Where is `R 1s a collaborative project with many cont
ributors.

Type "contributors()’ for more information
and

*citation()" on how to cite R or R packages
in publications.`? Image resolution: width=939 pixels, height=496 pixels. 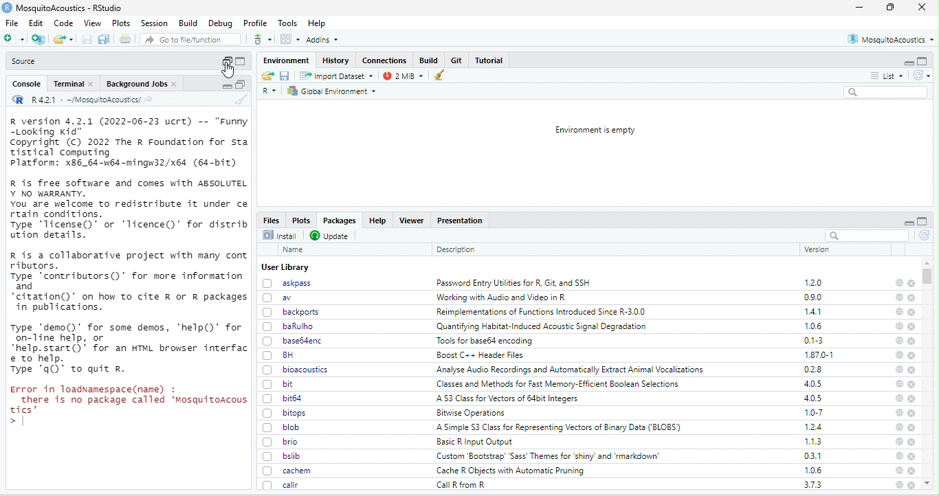 R 1s a collaborative project with many cont
ributors.

Type "contributors()’ for more information
and

*citation()" on how to cite R or R packages
in publications. is located at coordinates (130, 282).